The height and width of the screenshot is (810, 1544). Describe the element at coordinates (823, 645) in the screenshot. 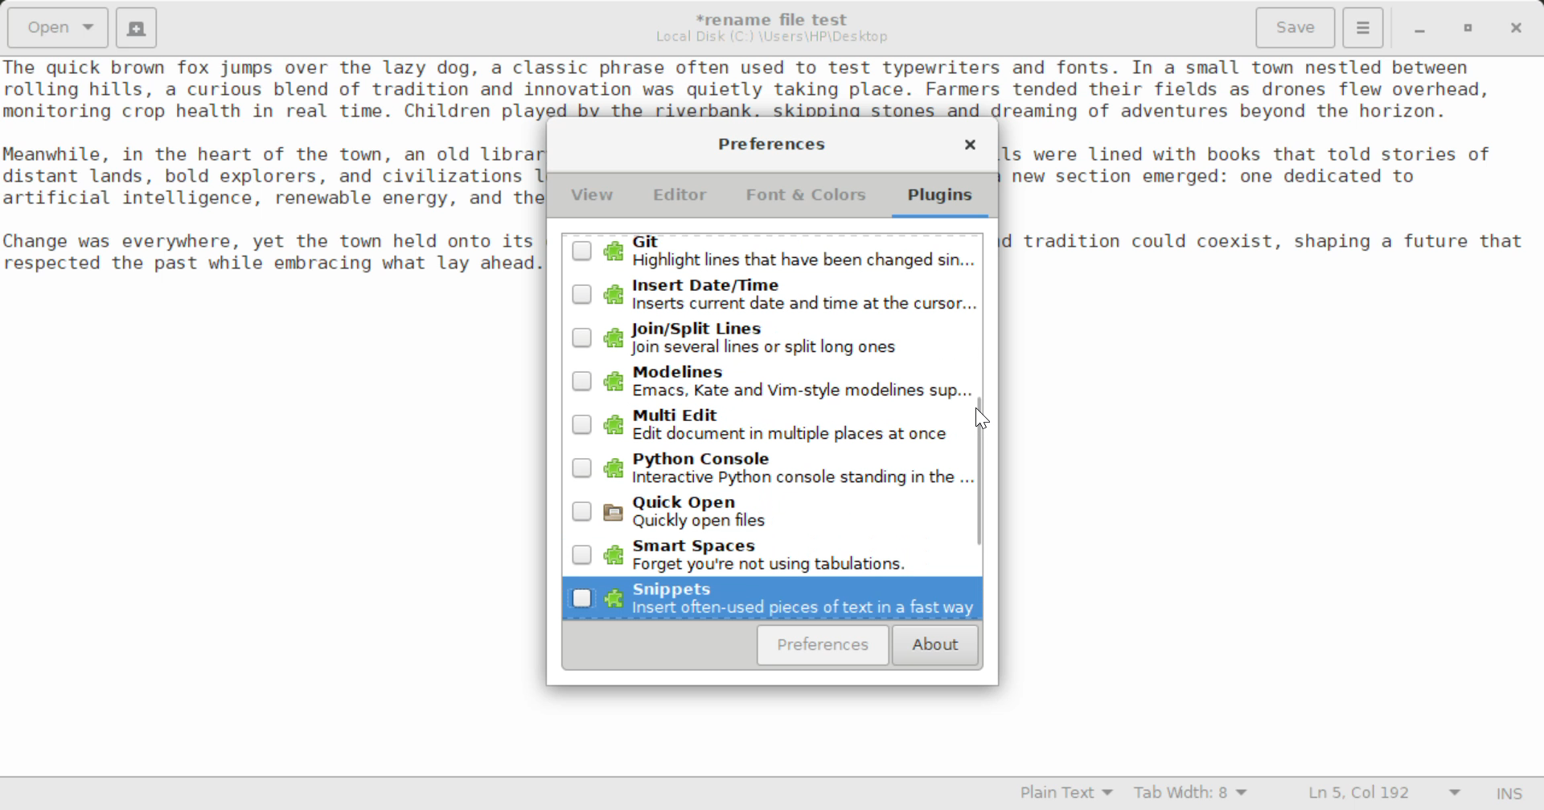

I see `Preferences` at that location.